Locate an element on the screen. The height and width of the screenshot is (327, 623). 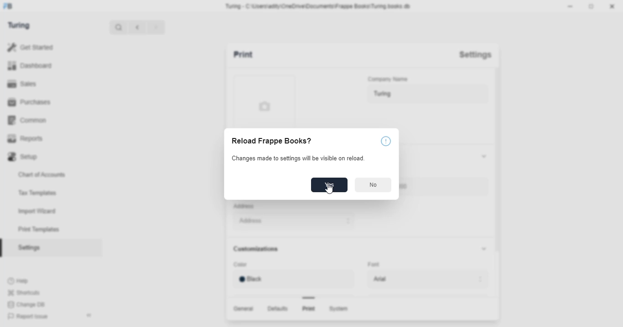
Import Wizard is located at coordinates (49, 210).